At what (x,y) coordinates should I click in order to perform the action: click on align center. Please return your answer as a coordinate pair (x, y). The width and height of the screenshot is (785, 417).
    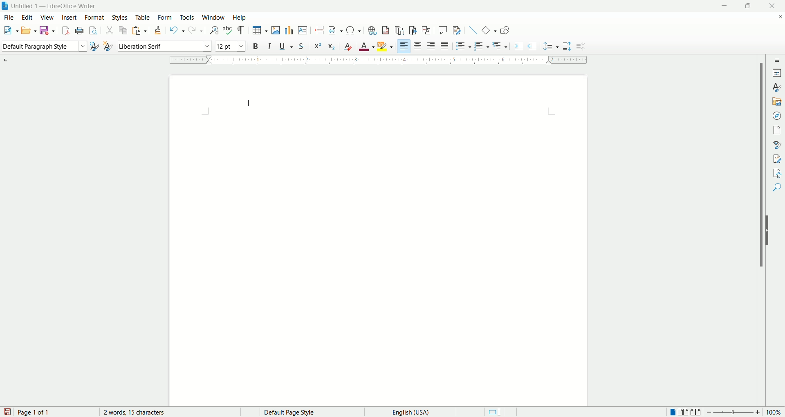
    Looking at the image, I should click on (416, 46).